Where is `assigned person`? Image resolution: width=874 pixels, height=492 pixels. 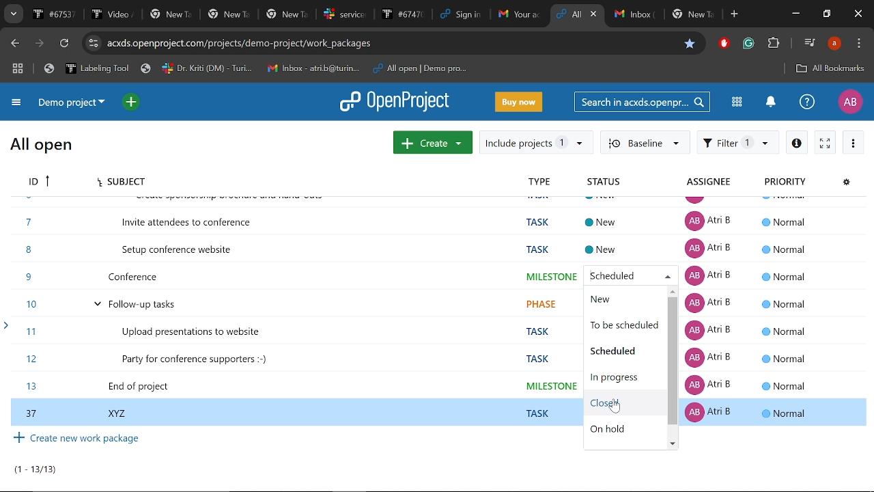 assigned person is located at coordinates (705, 314).